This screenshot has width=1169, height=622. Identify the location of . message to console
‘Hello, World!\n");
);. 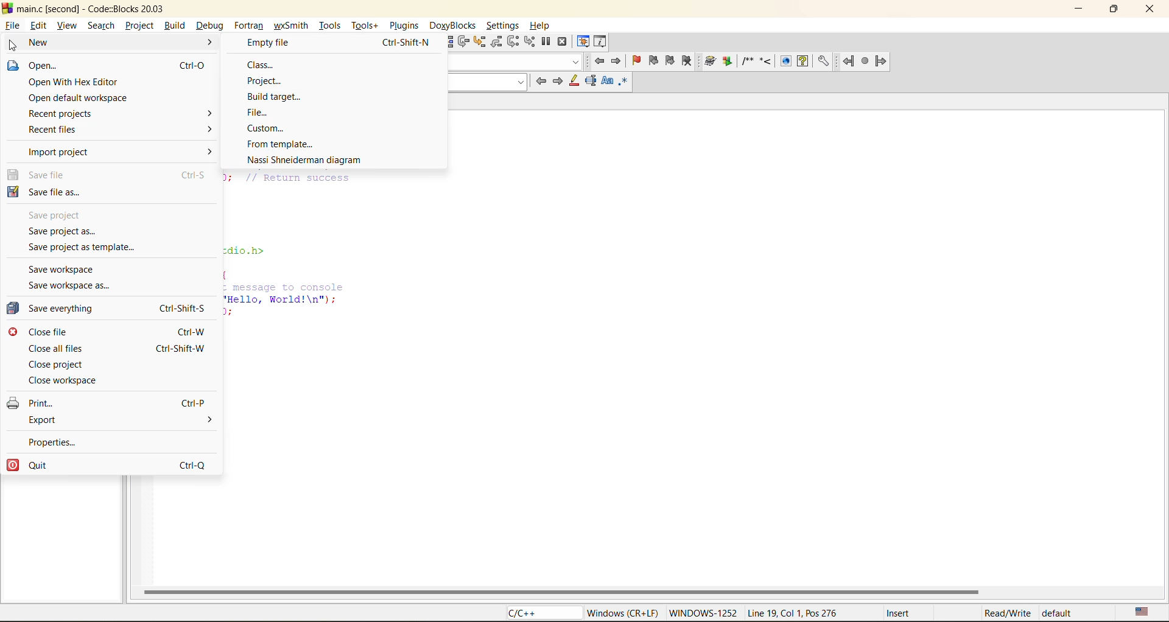
(287, 301).